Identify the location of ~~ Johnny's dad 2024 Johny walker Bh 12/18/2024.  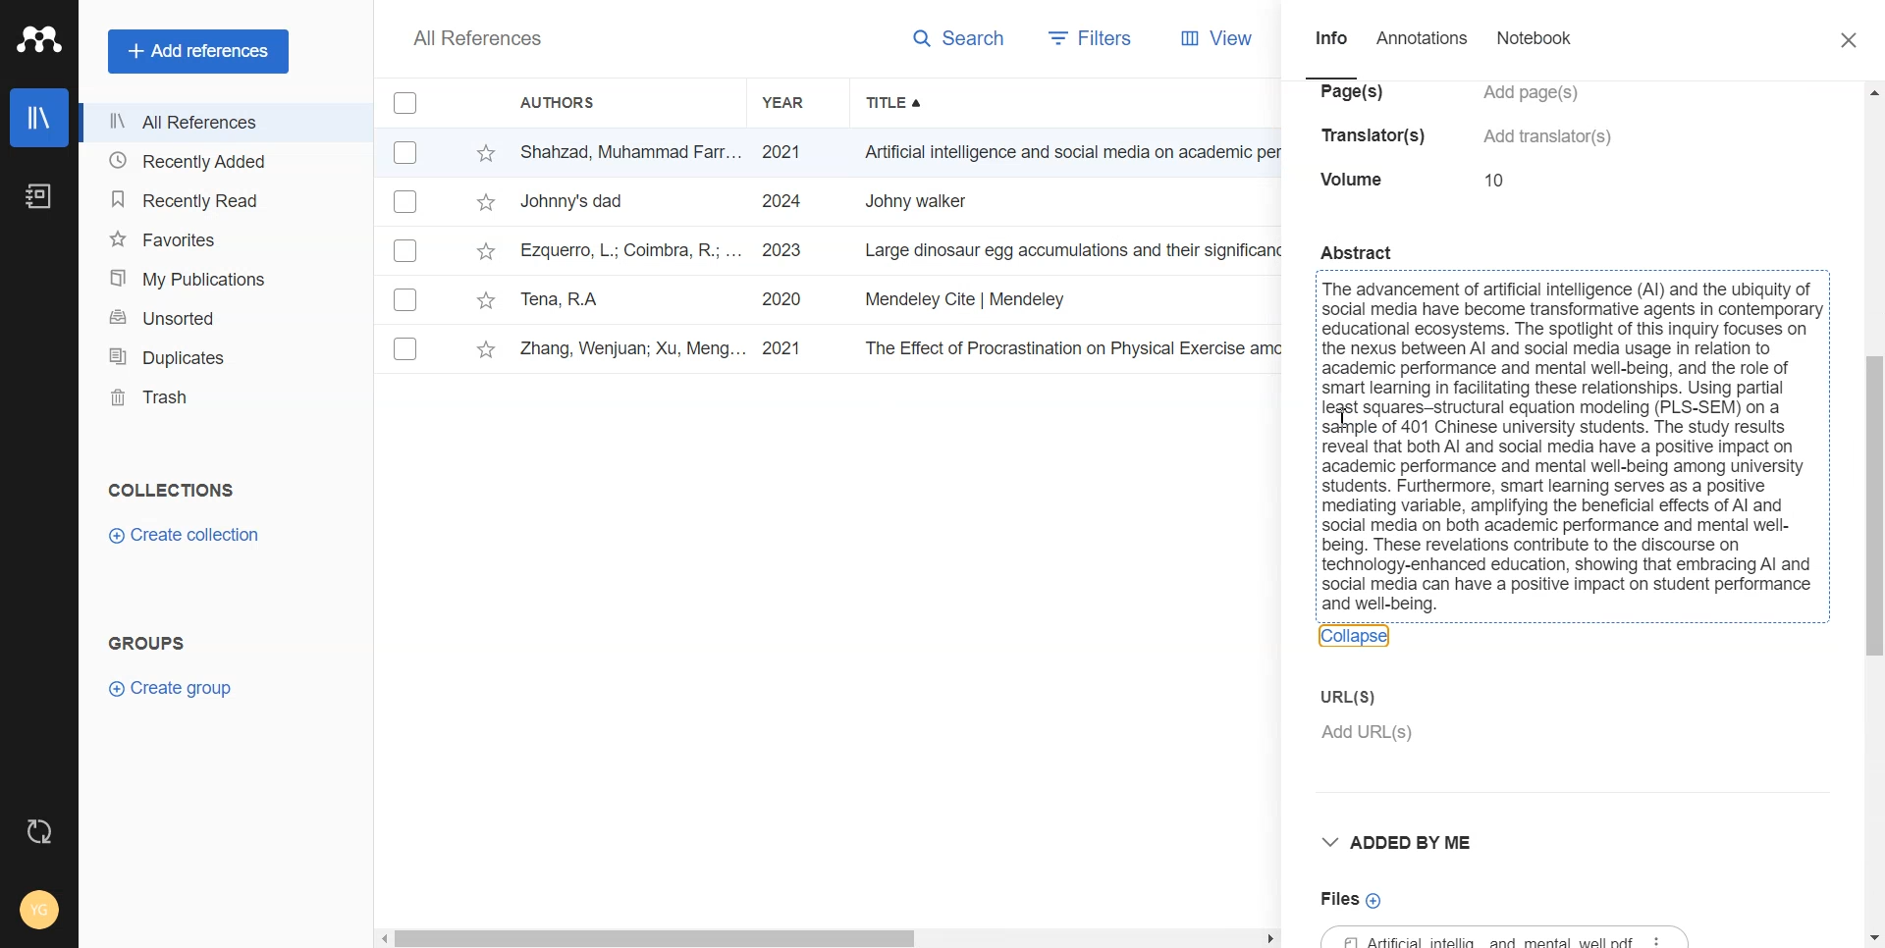
(900, 200).